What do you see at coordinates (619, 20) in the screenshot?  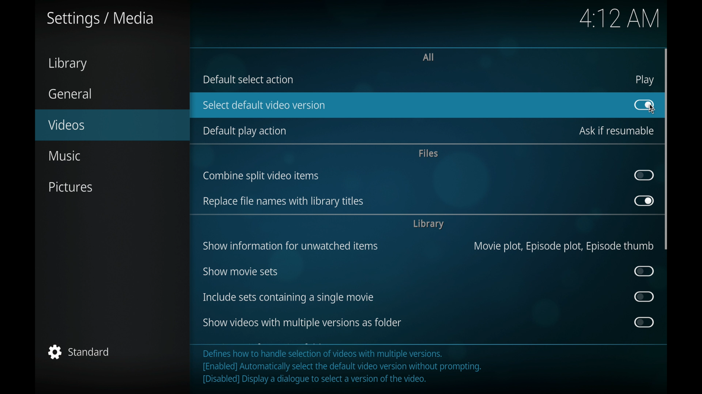 I see `4:17 AM` at bounding box center [619, 20].